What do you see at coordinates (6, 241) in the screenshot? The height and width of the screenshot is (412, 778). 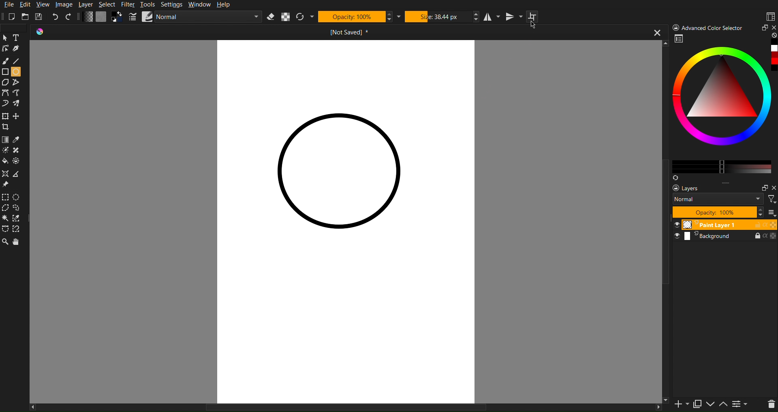 I see `Zoom ` at bounding box center [6, 241].